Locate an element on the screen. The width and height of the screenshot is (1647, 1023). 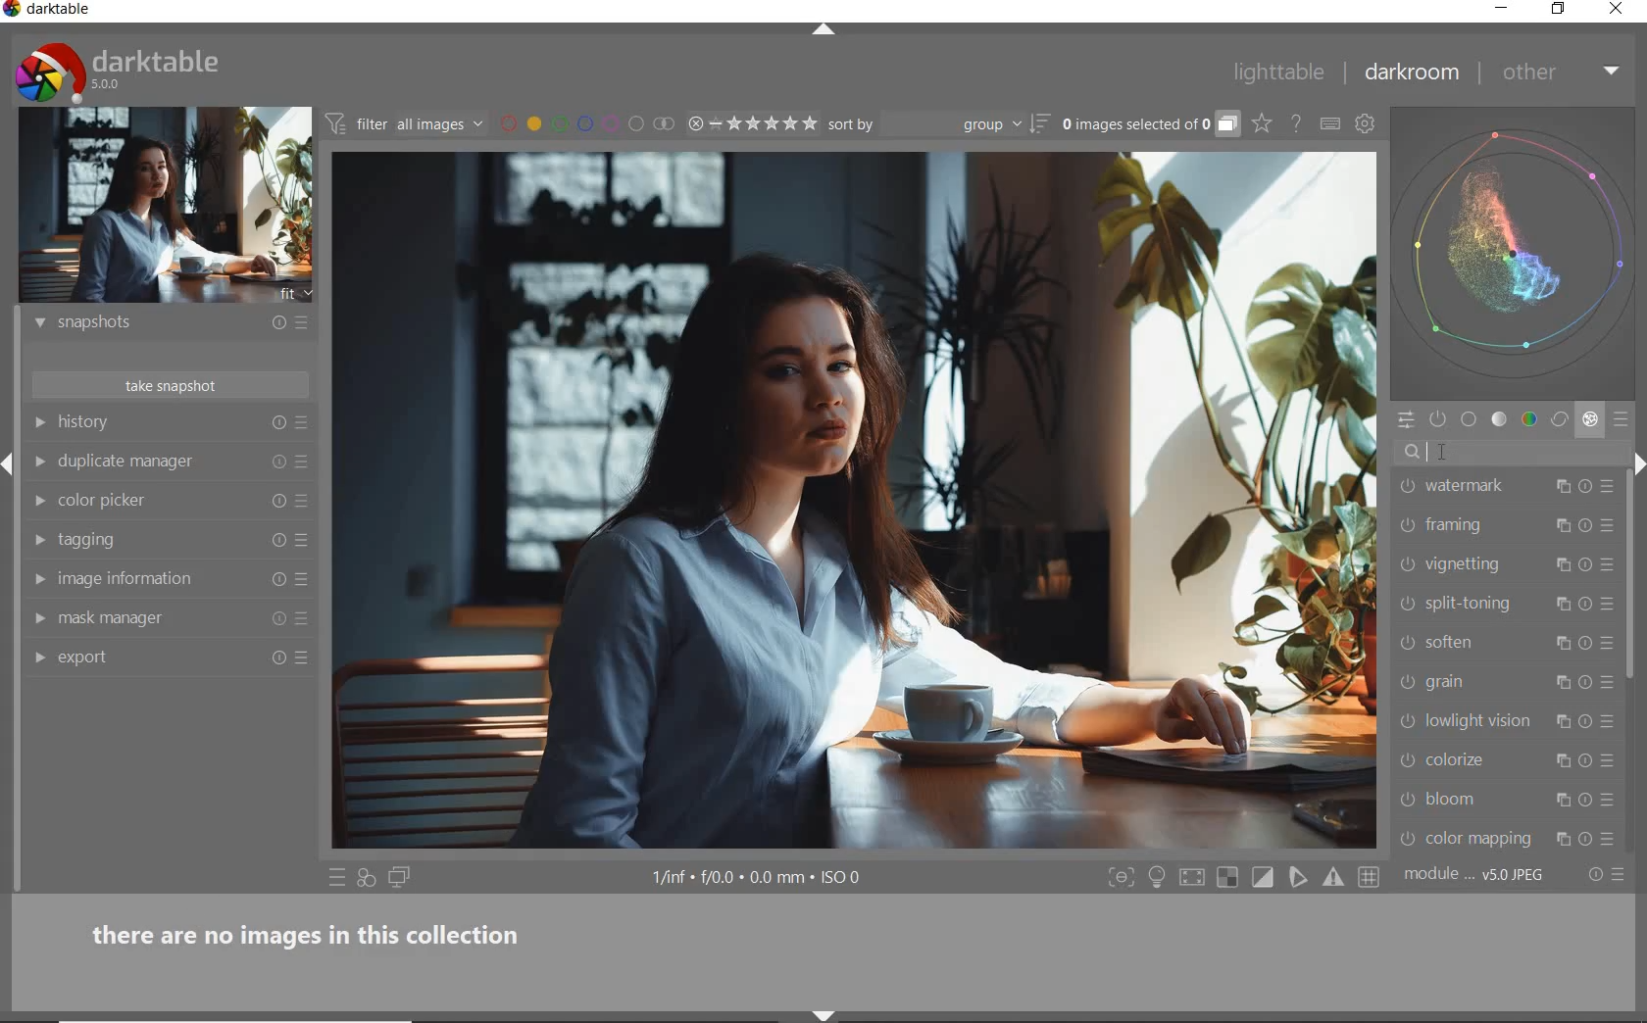
reset or preset & preferences is located at coordinates (1609, 875).